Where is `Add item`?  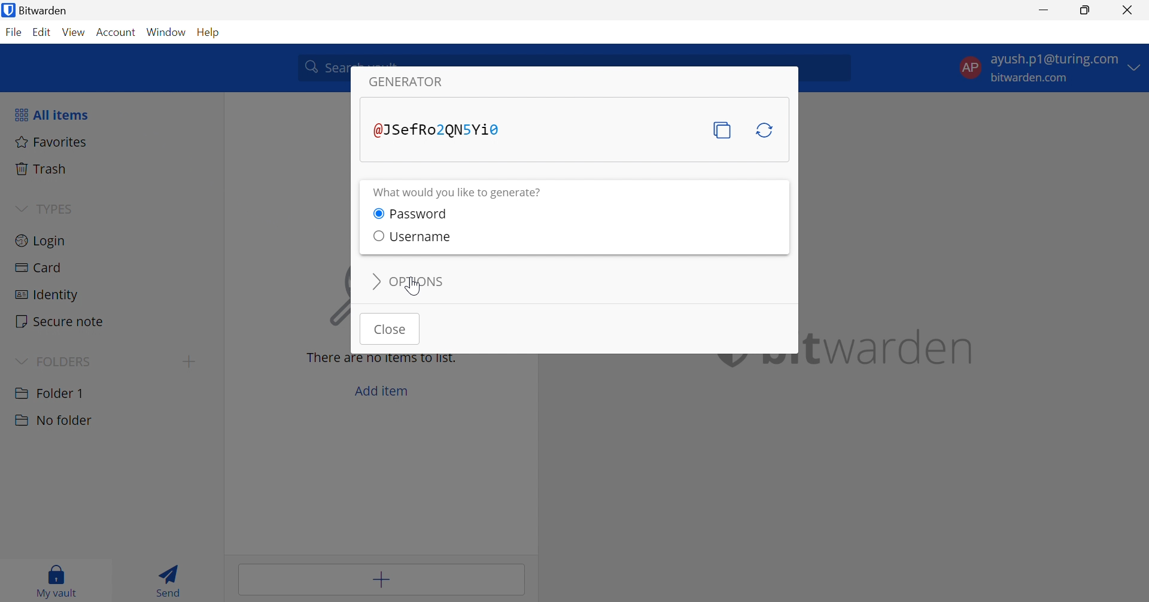
Add item is located at coordinates (381, 580).